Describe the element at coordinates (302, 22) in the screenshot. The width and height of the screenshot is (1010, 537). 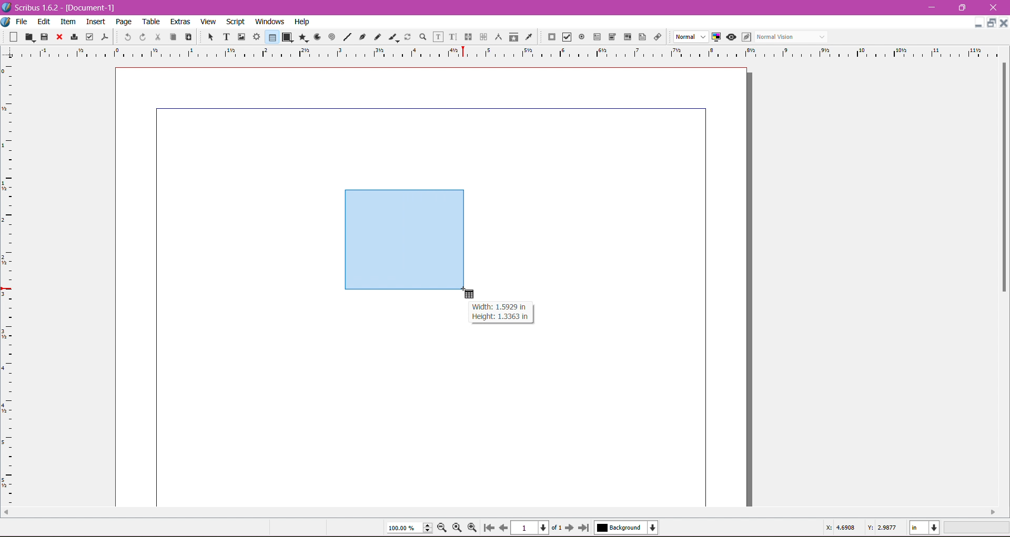
I see `Help` at that location.